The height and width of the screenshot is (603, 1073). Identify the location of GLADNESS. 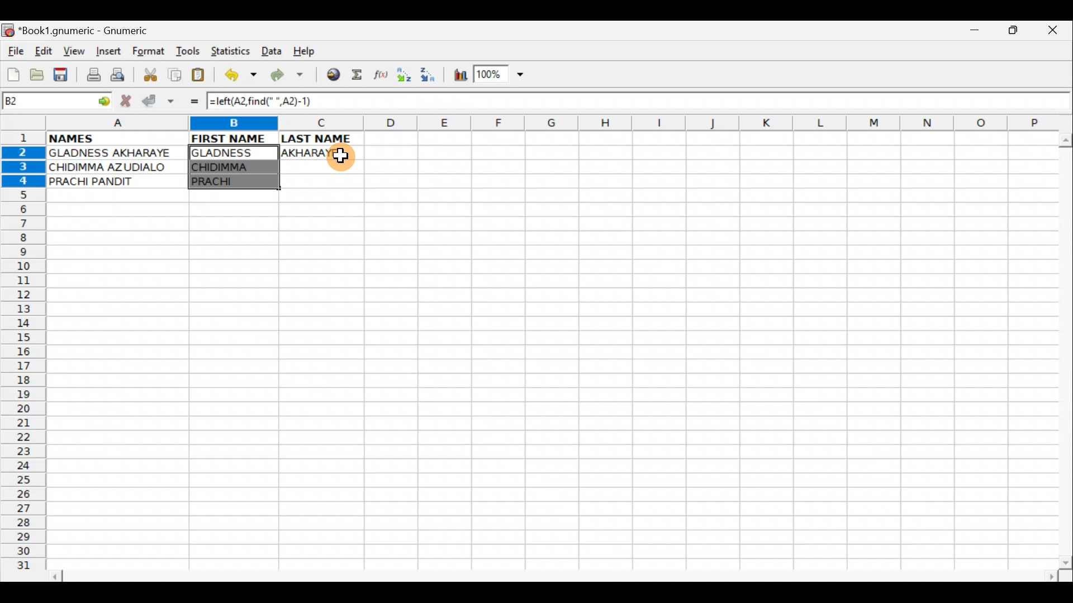
(231, 153).